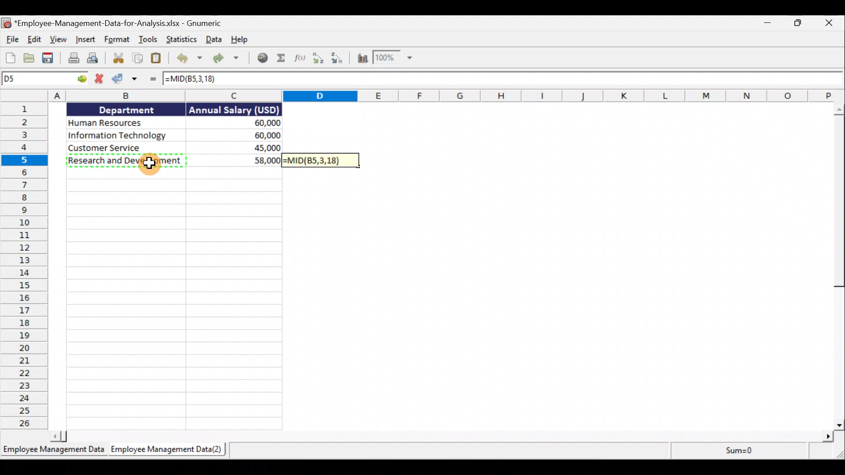  Describe the element at coordinates (149, 40) in the screenshot. I see `Tools` at that location.